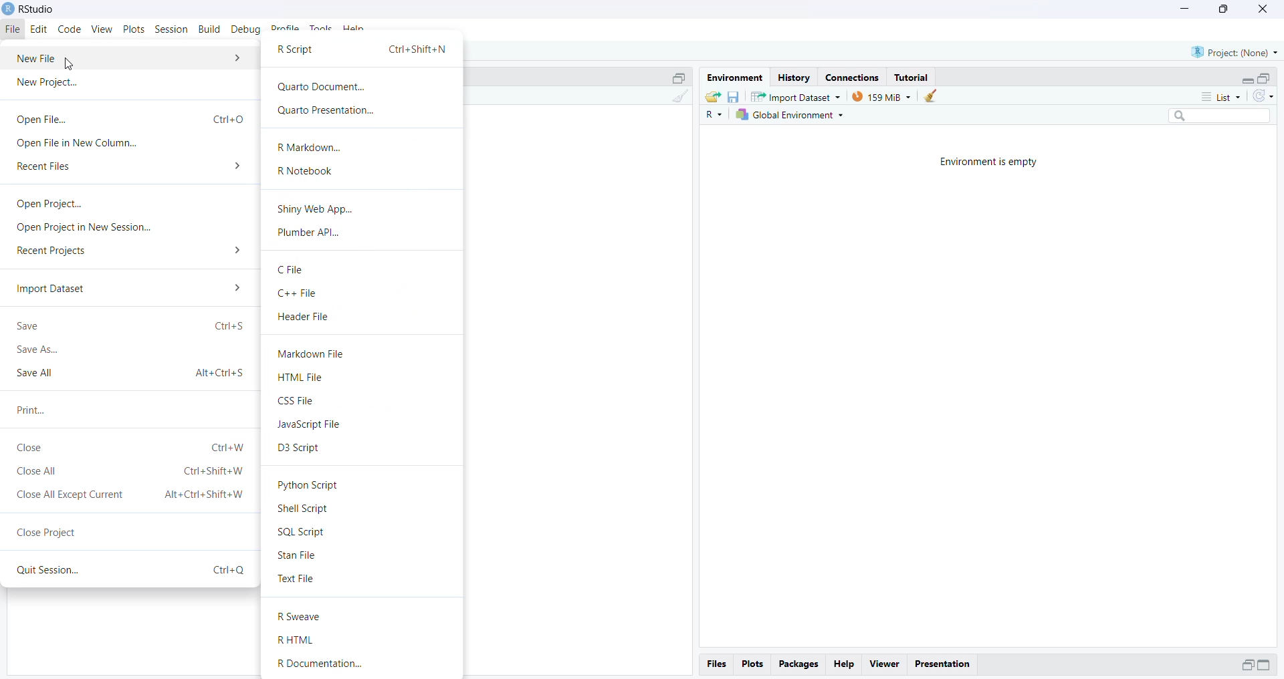 Image resolution: width=1284 pixels, height=679 pixels. I want to click on clear console, so click(679, 98).